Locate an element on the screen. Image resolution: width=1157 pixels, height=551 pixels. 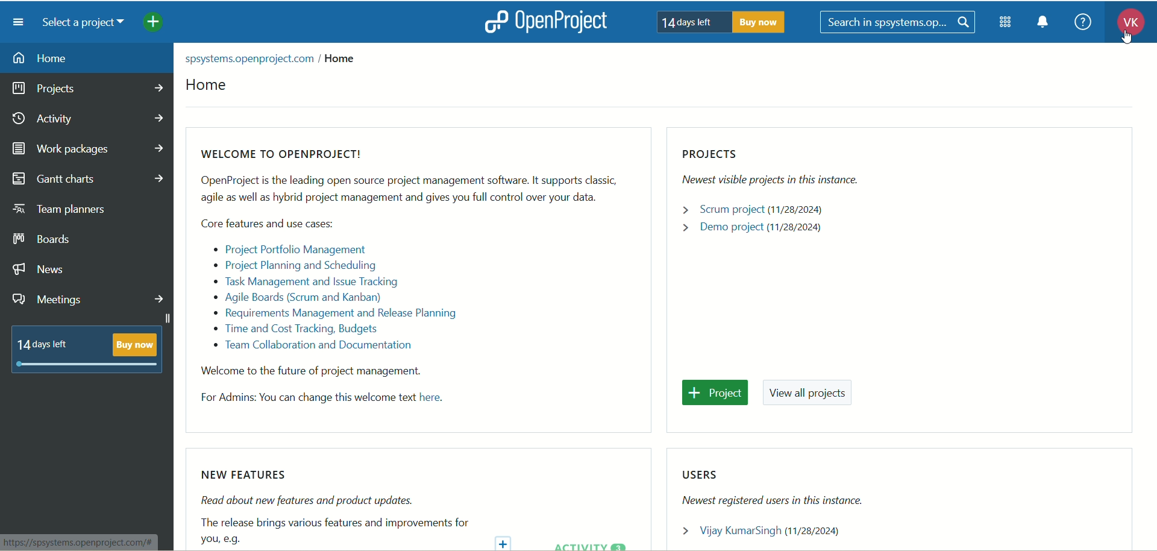
meetings is located at coordinates (89, 301).